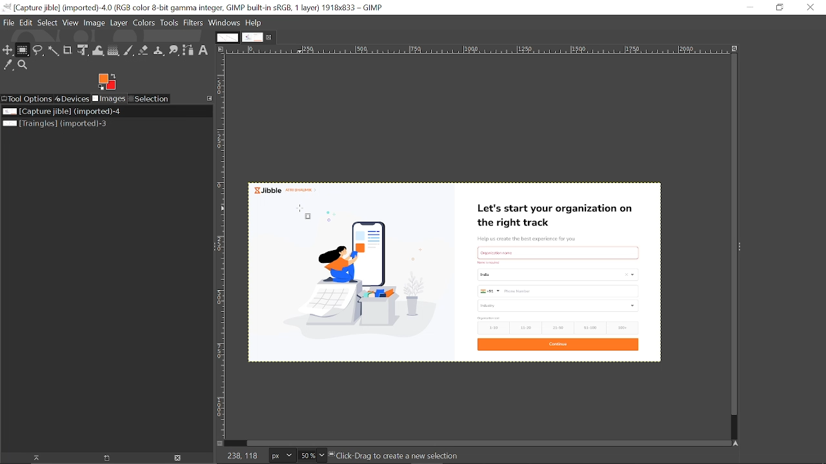 This screenshot has width=826, height=464. I want to click on Navigate the image's display, so click(737, 443).